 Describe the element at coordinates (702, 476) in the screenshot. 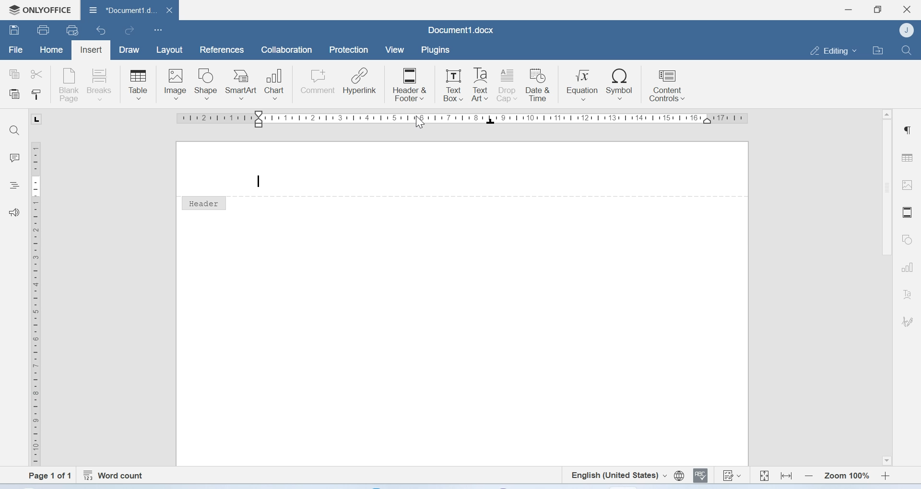

I see `Spell checking` at that location.